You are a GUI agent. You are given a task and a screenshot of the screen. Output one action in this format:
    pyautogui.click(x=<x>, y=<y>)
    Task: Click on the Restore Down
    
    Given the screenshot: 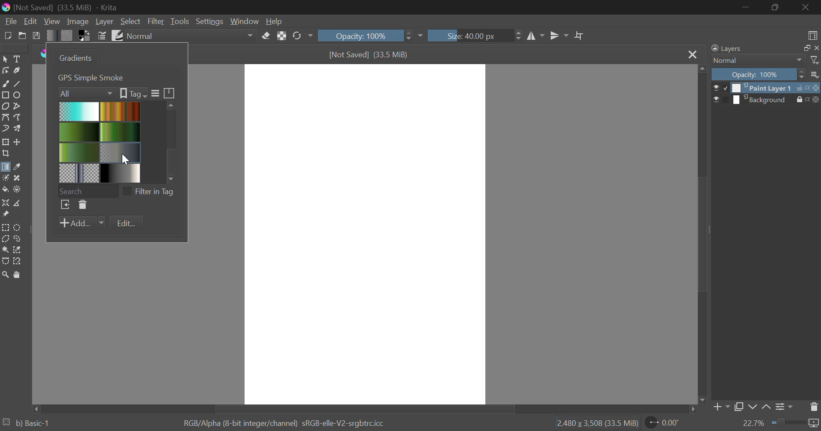 What is the action you would take?
    pyautogui.click(x=747, y=7)
    